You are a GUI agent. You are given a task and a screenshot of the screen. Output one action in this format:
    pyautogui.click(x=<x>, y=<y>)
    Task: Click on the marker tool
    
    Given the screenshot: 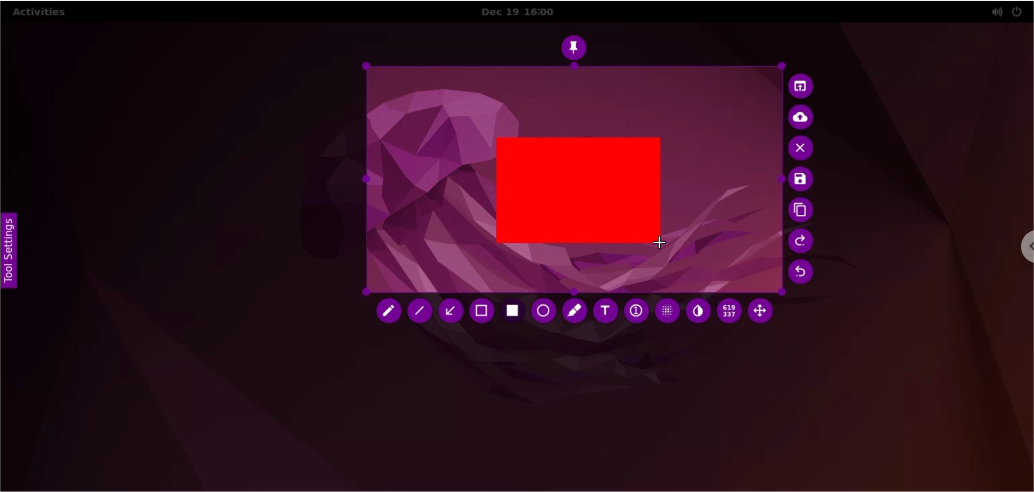 What is the action you would take?
    pyautogui.click(x=574, y=312)
    